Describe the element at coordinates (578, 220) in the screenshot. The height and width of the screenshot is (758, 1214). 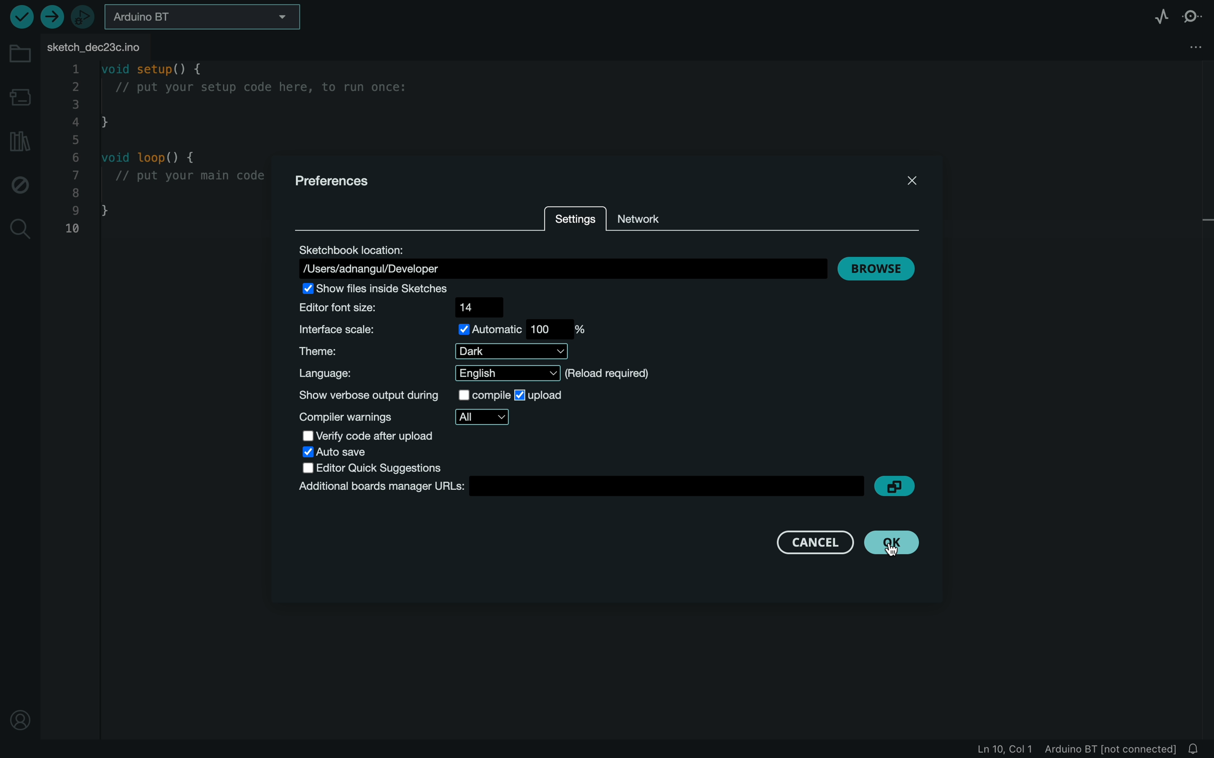
I see `settings` at that location.